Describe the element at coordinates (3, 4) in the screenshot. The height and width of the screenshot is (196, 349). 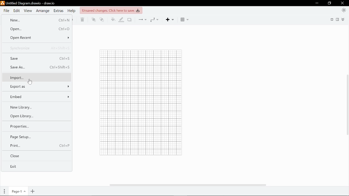
I see `logo` at that location.